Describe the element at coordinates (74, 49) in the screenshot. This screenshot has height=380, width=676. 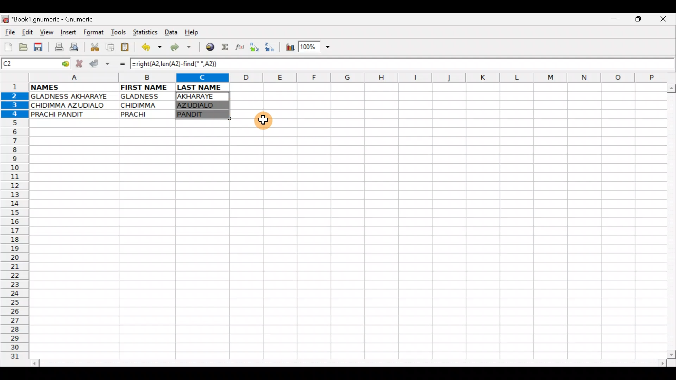
I see `Print preview` at that location.